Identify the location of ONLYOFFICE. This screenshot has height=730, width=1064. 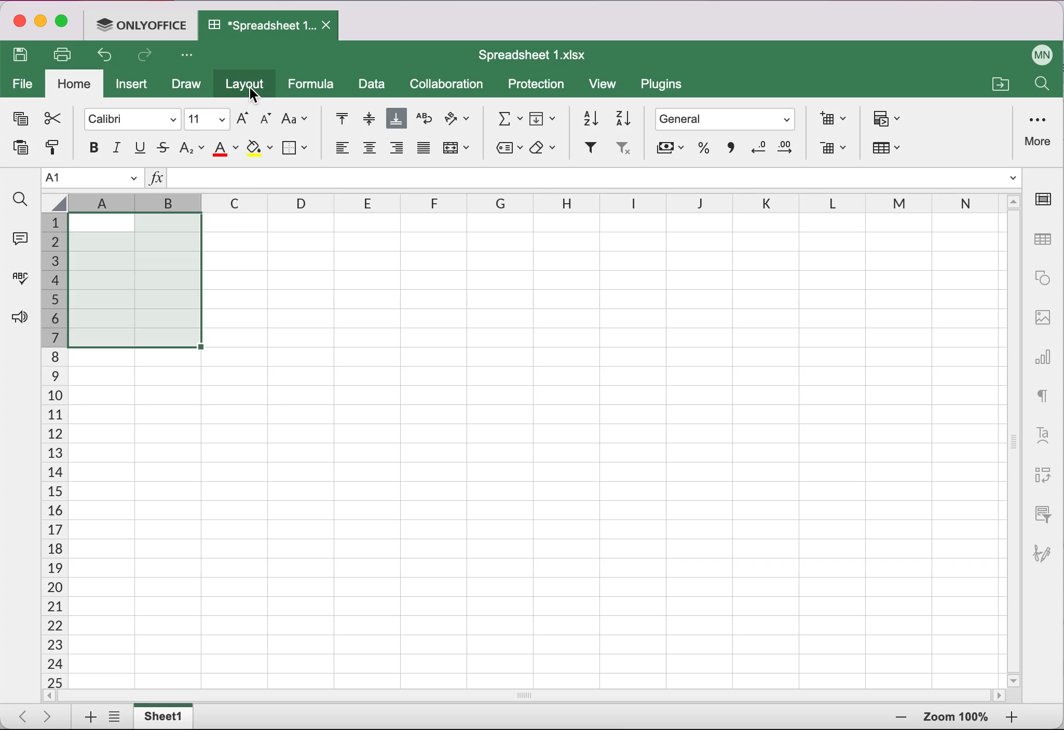
(144, 24).